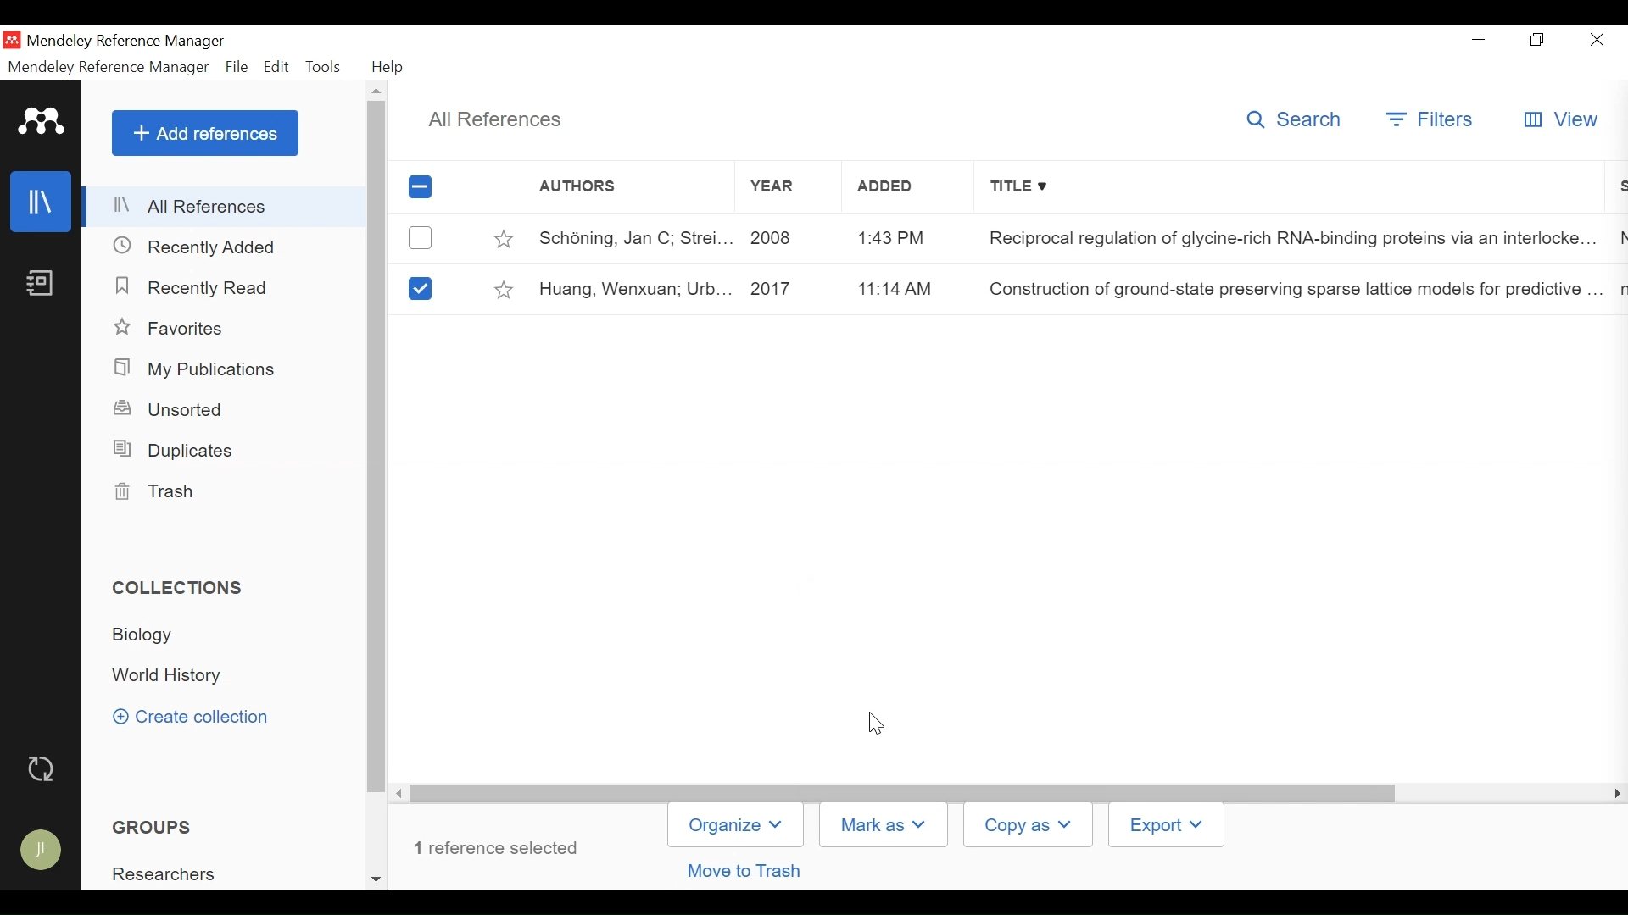  What do you see at coordinates (772, 190) in the screenshot?
I see `Year` at bounding box center [772, 190].